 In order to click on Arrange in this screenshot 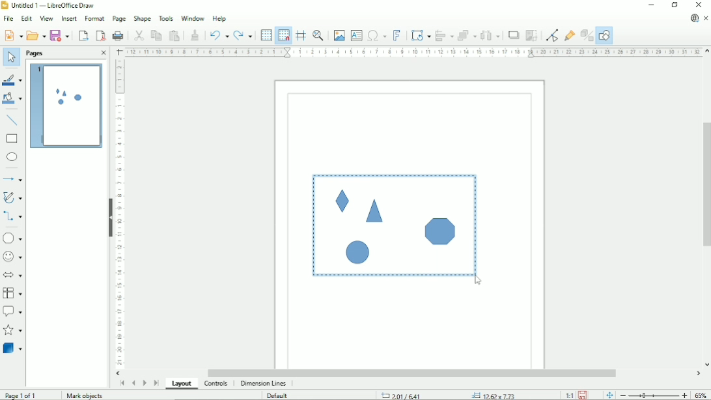, I will do `click(466, 35)`.